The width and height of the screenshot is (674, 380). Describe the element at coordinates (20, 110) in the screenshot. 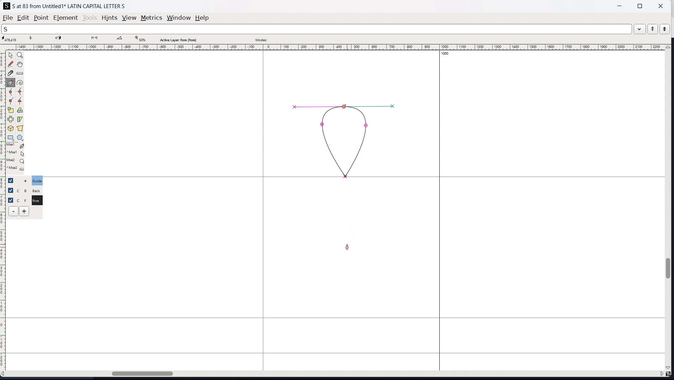

I see `rotate selection` at that location.